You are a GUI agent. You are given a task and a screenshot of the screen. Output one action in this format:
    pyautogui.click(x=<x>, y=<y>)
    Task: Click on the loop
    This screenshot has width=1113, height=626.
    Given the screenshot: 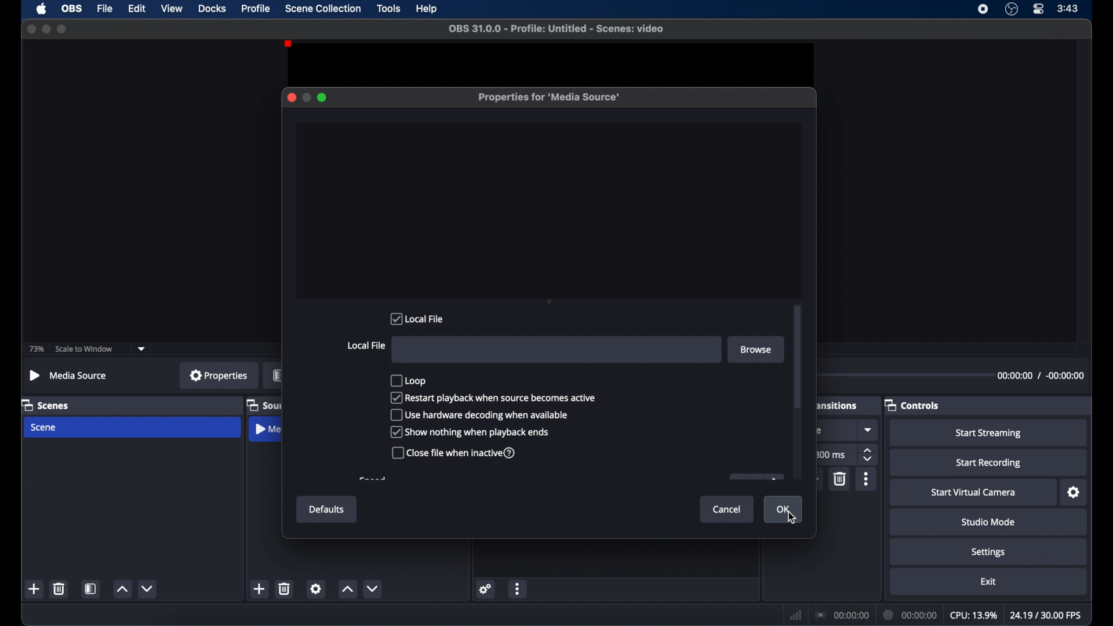 What is the action you would take?
    pyautogui.click(x=408, y=380)
    